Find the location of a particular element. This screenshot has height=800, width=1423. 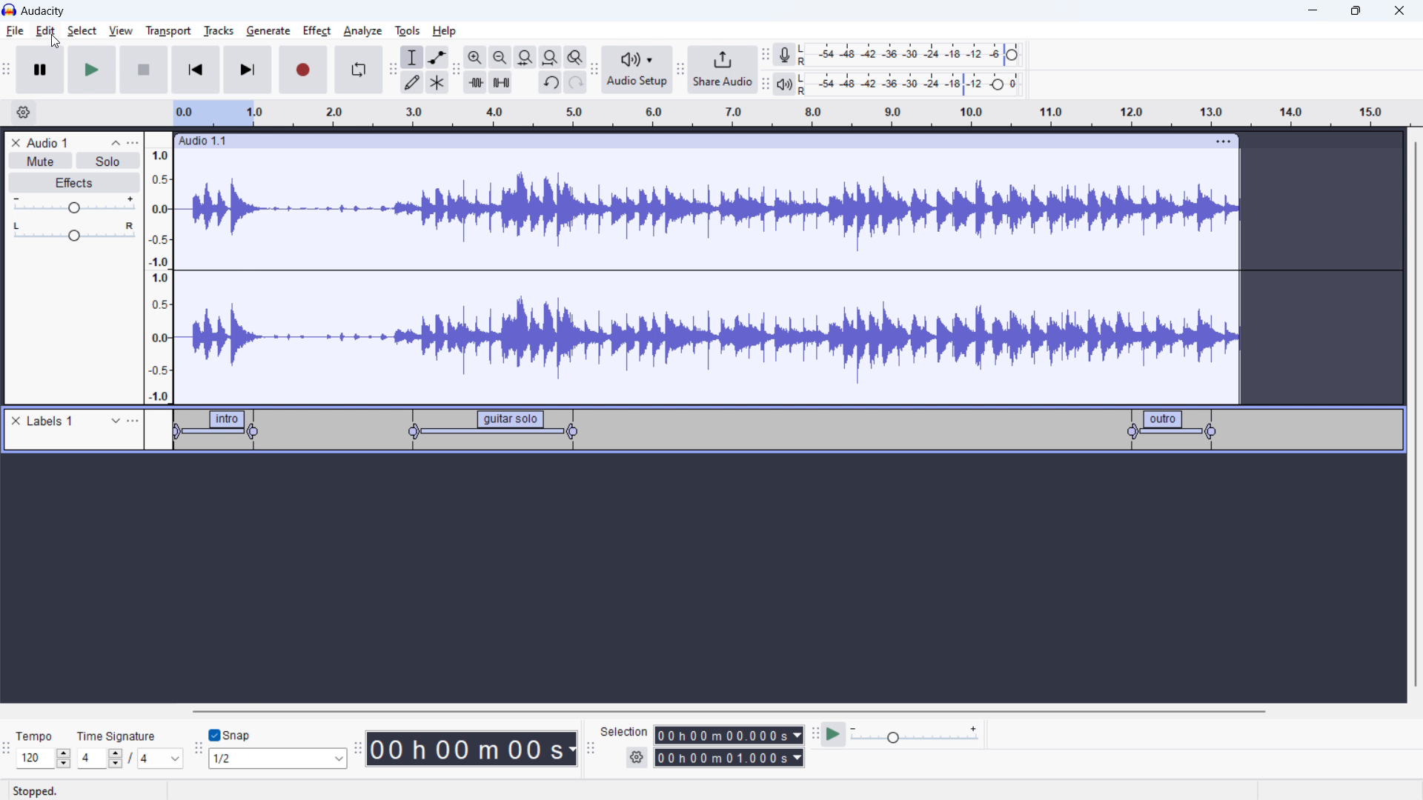

remove is located at coordinates (16, 421).